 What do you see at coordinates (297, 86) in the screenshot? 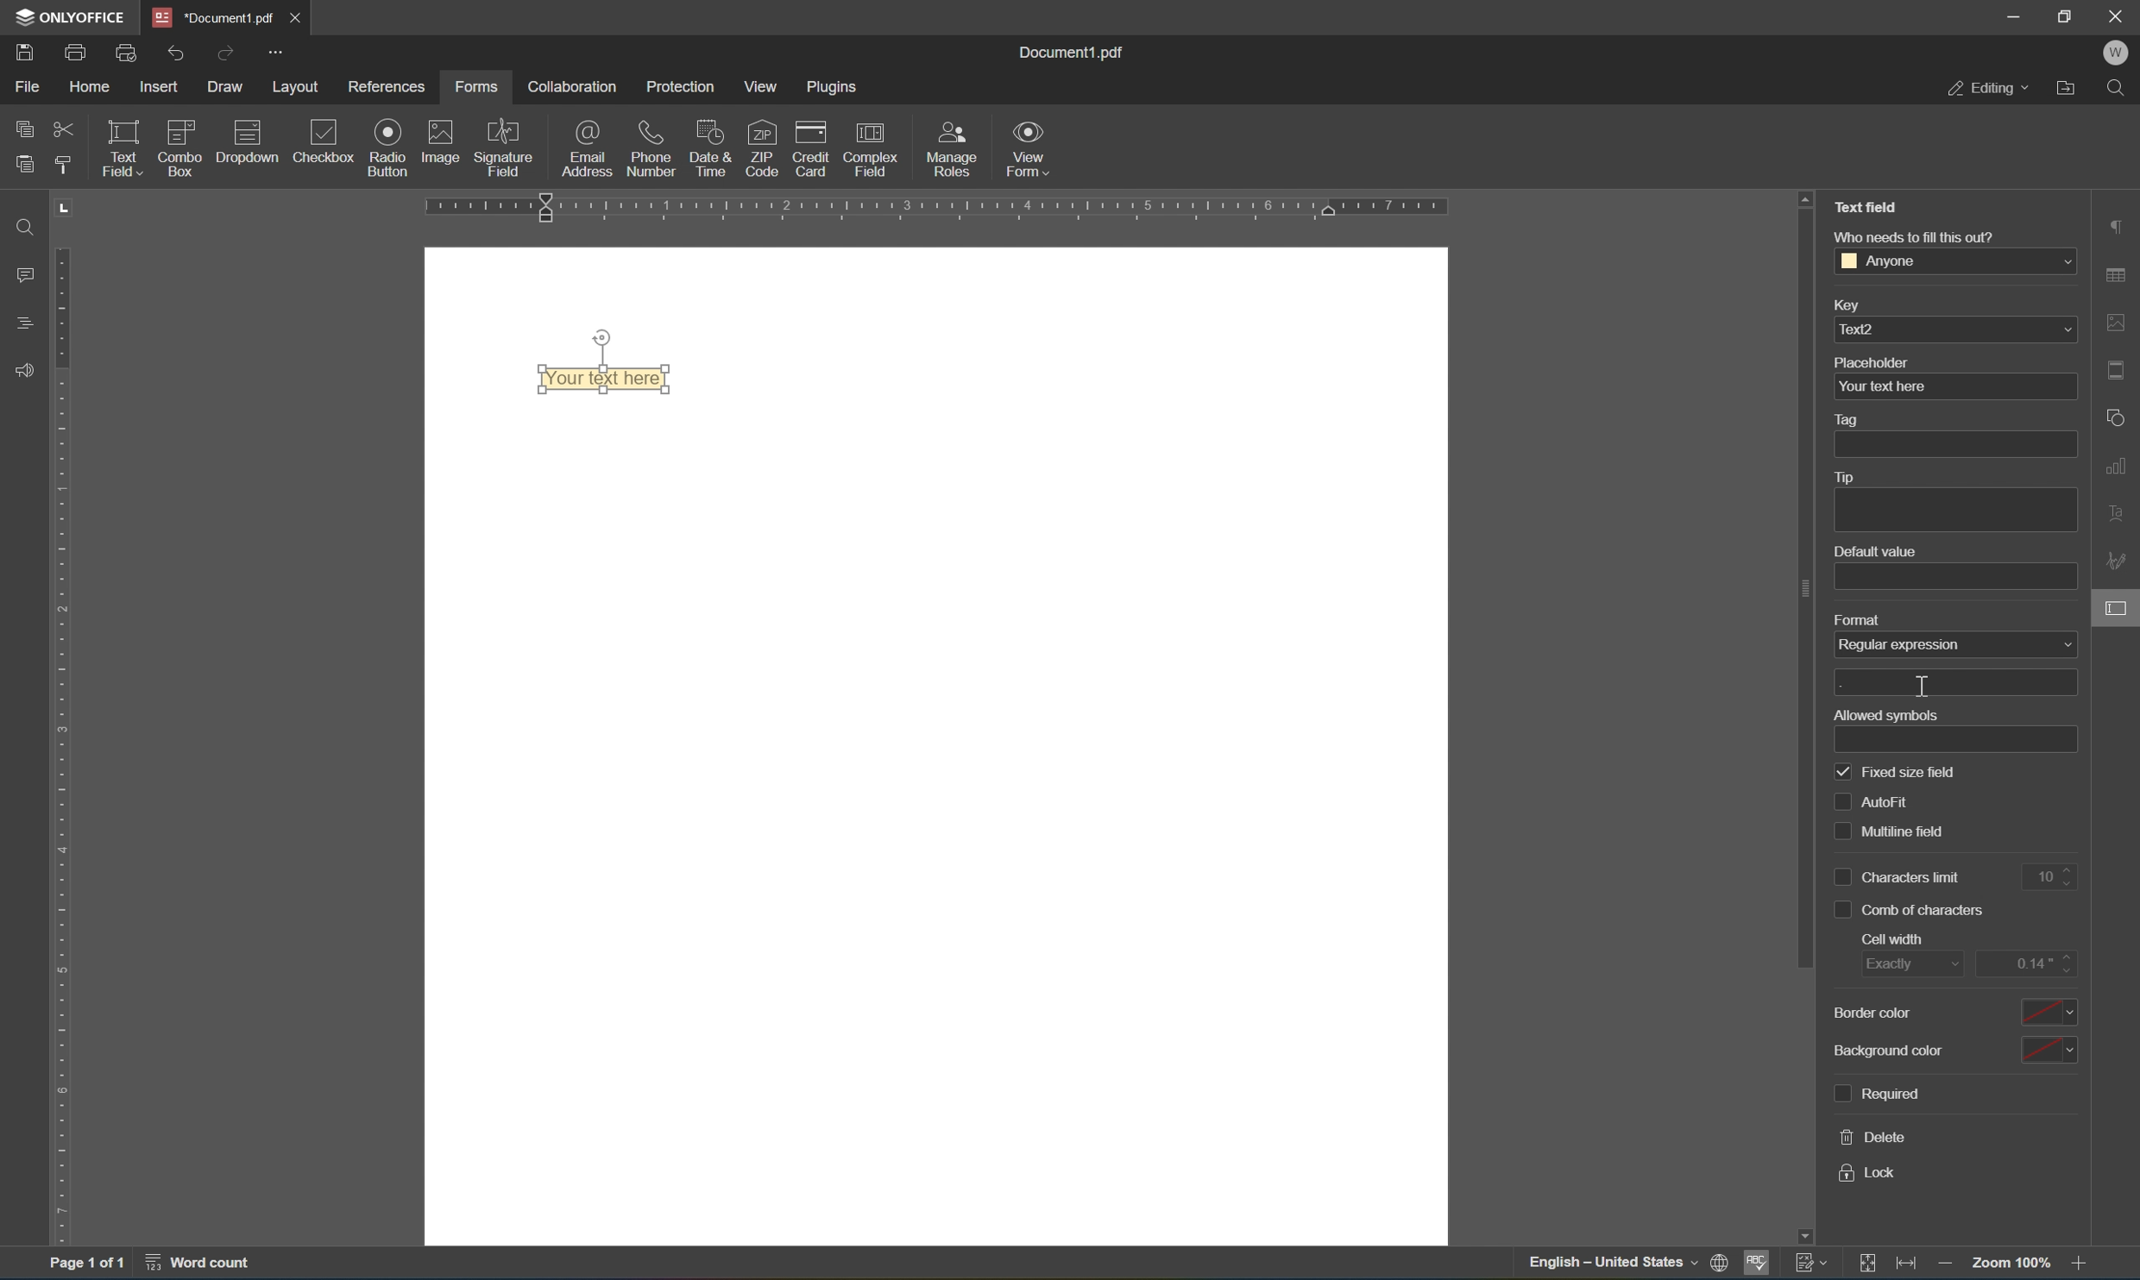
I see `layout` at bounding box center [297, 86].